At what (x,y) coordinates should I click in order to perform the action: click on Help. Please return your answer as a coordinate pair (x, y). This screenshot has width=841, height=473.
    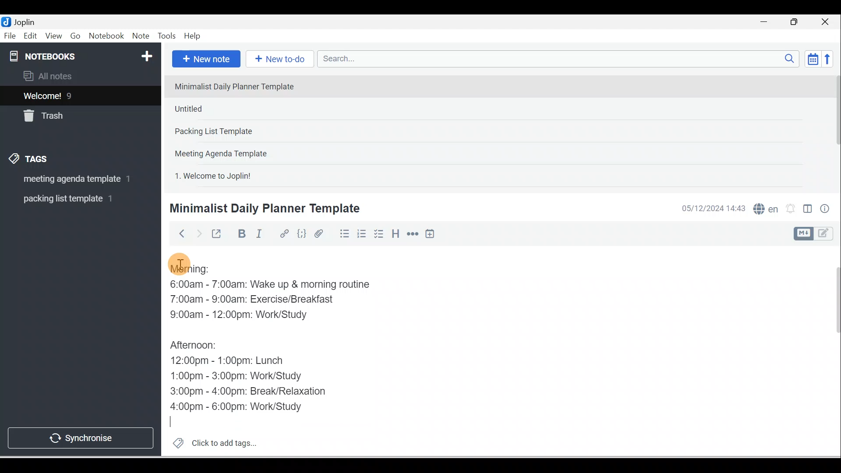
    Looking at the image, I should click on (193, 36).